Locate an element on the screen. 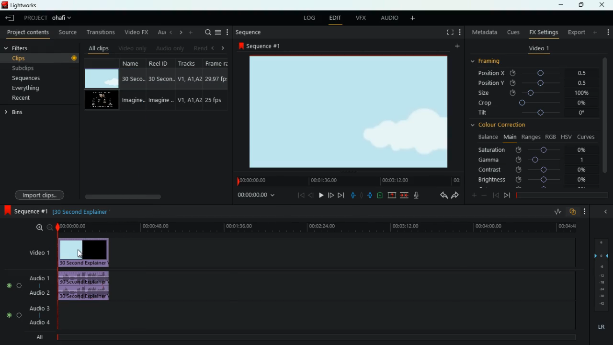 The width and height of the screenshot is (613, 345). log is located at coordinates (308, 17).